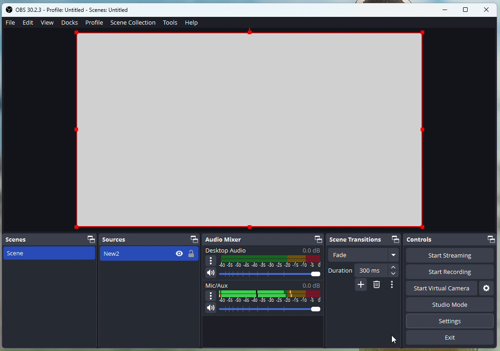 The height and width of the screenshot is (351, 500). What do you see at coordinates (394, 339) in the screenshot?
I see `cursor` at bounding box center [394, 339].